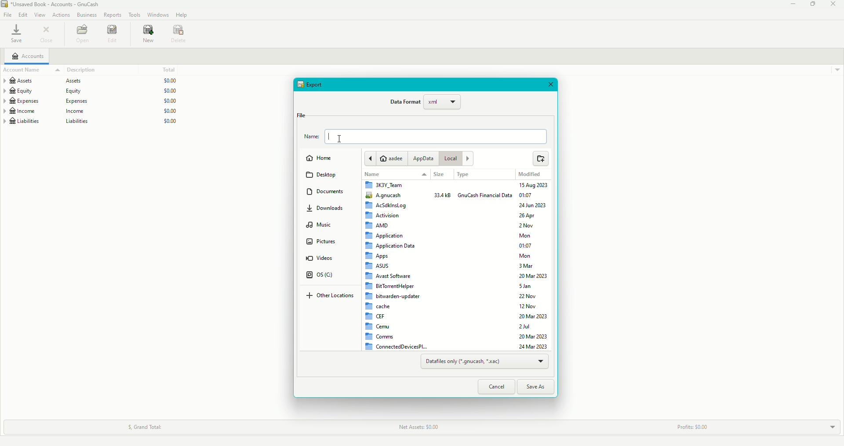  What do you see at coordinates (134, 15) in the screenshot?
I see `Tools` at bounding box center [134, 15].